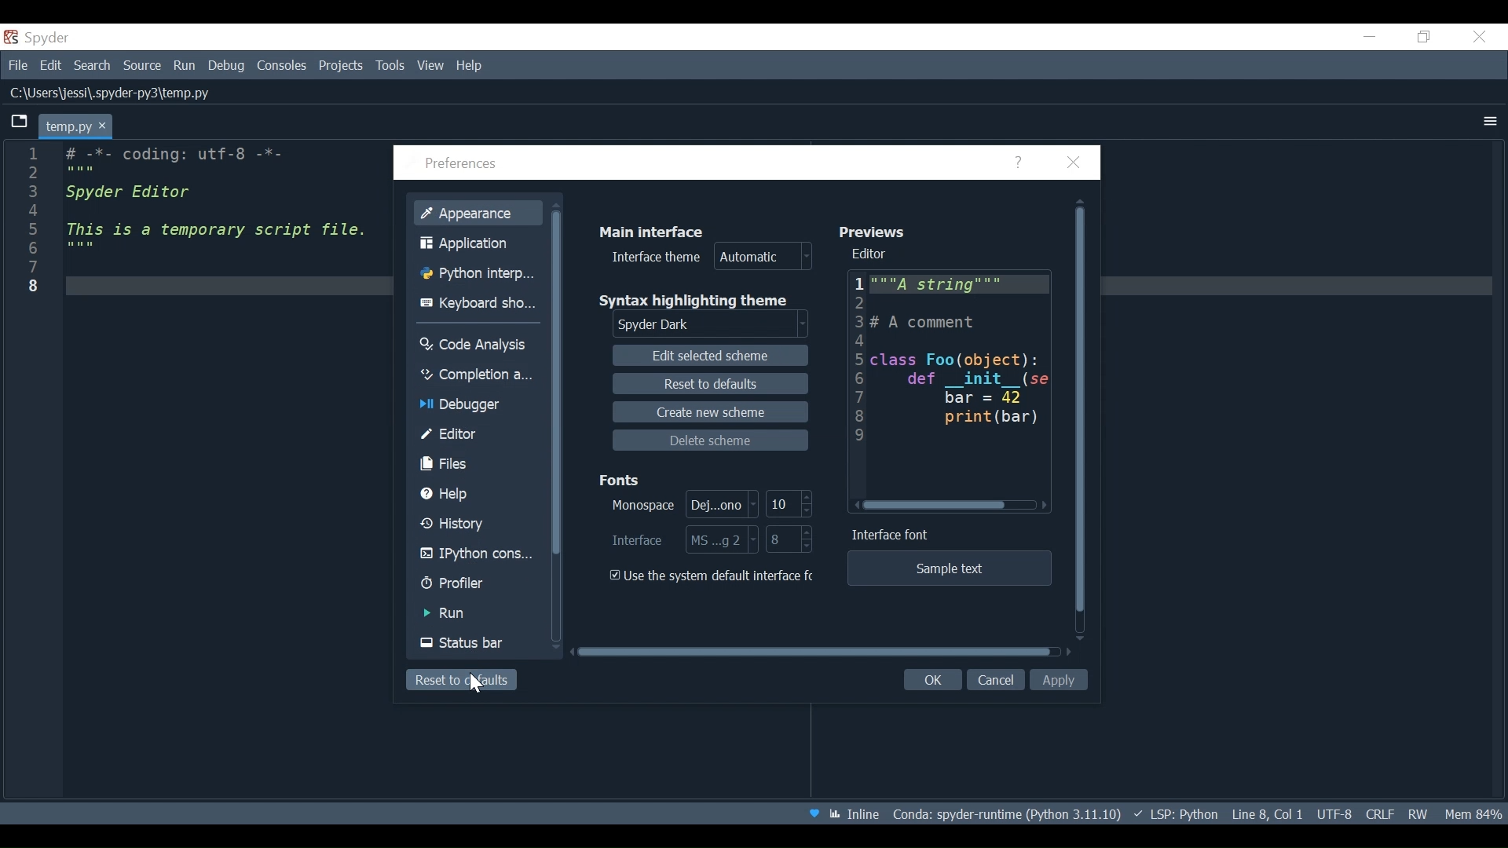 The width and height of the screenshot is (1508, 848). What do you see at coordinates (1174, 813) in the screenshot?
I see `Language` at bounding box center [1174, 813].